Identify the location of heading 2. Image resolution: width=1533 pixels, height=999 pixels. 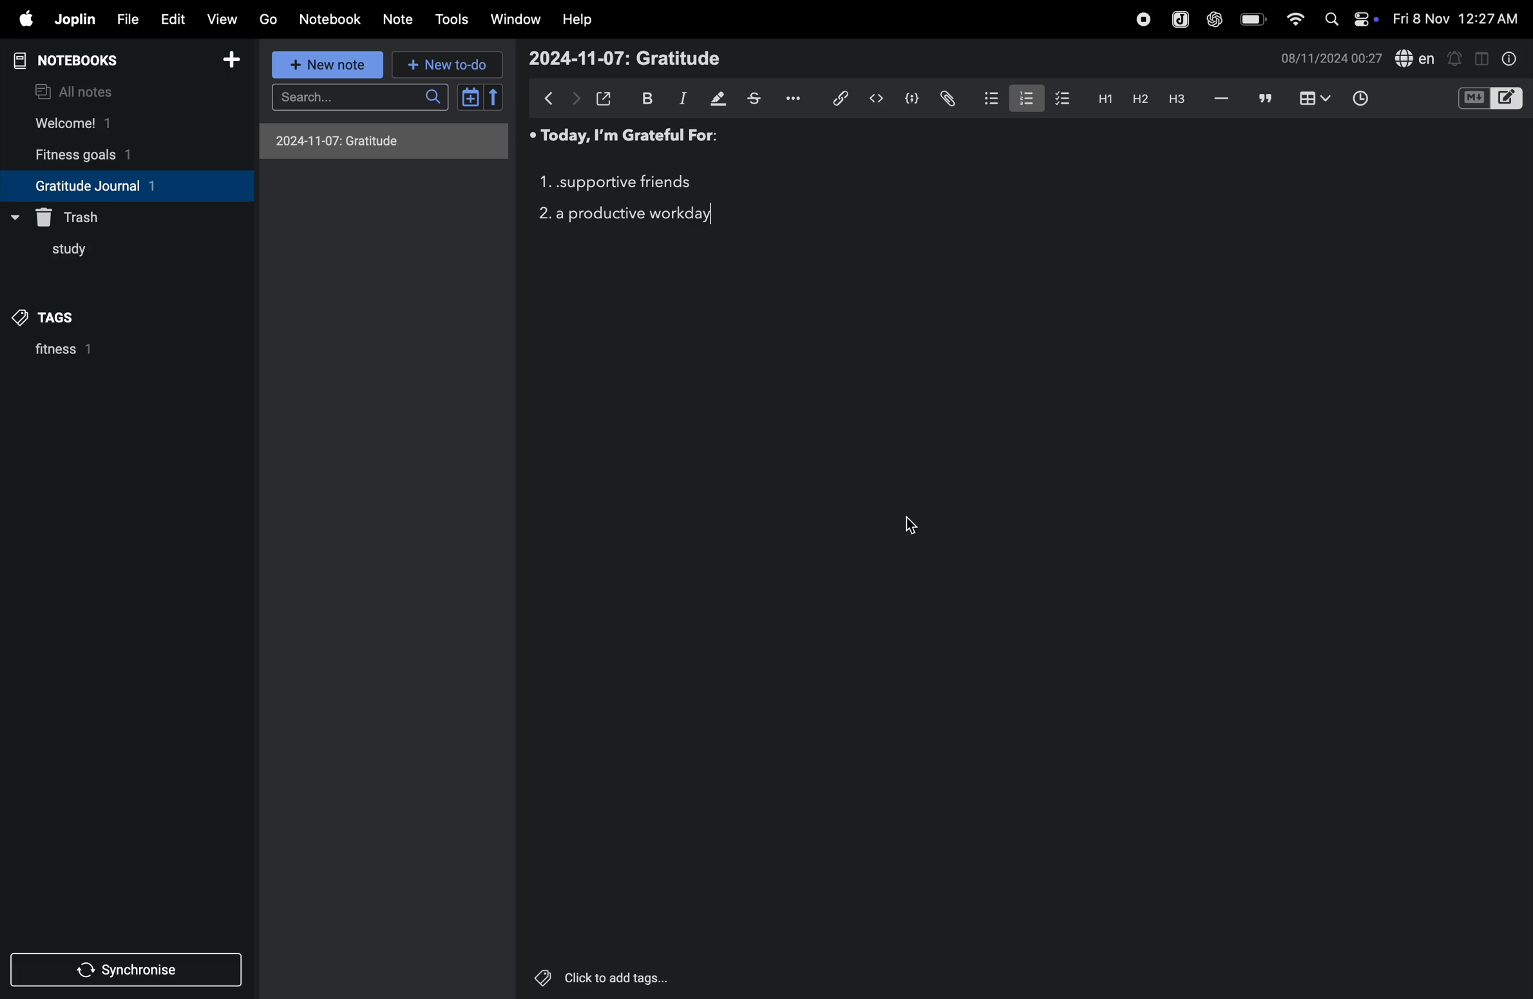
(1137, 99).